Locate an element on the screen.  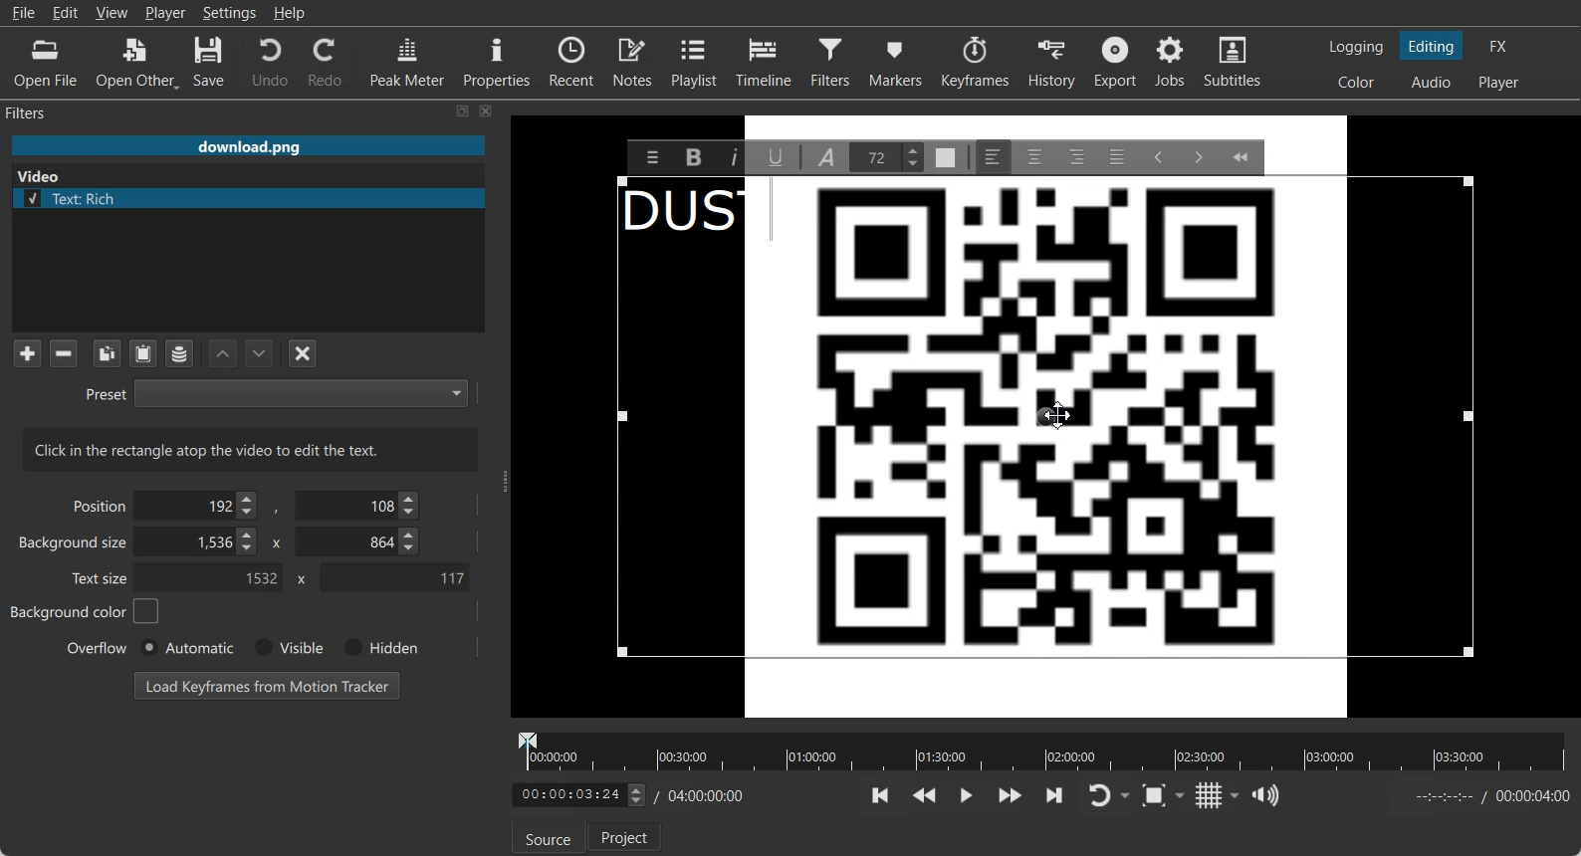
Video timeline is located at coordinates (1041, 749).